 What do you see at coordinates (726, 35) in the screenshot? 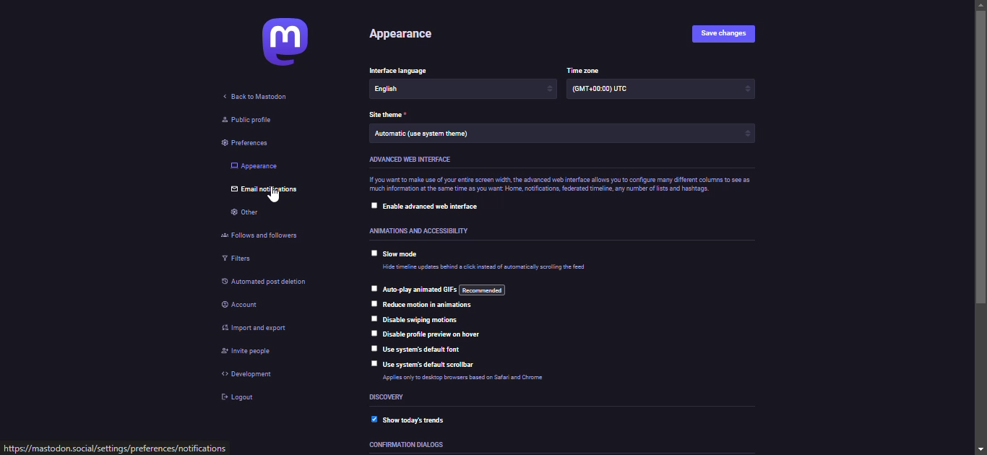
I see `save changes` at bounding box center [726, 35].